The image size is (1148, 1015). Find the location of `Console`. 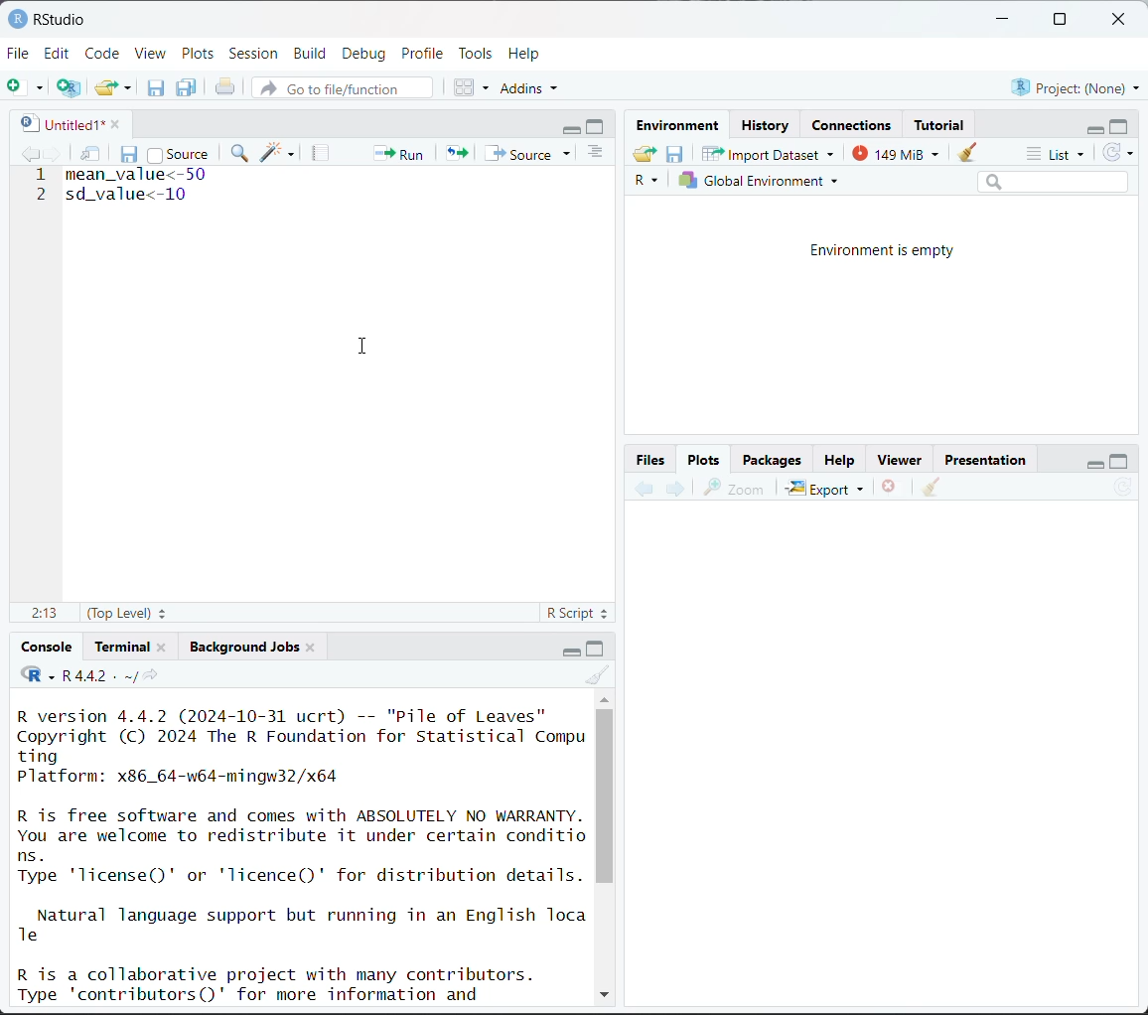

Console is located at coordinates (48, 647).